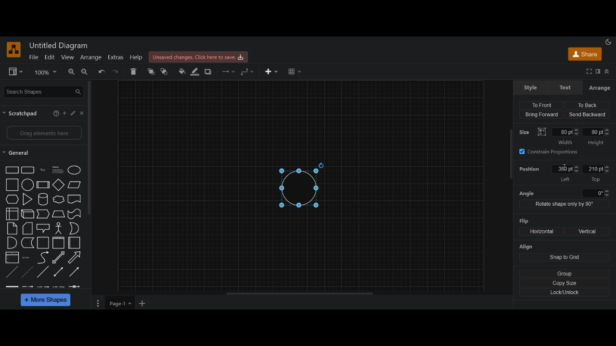 The width and height of the screenshot is (616, 346). I want to click on zoom out, so click(85, 73).